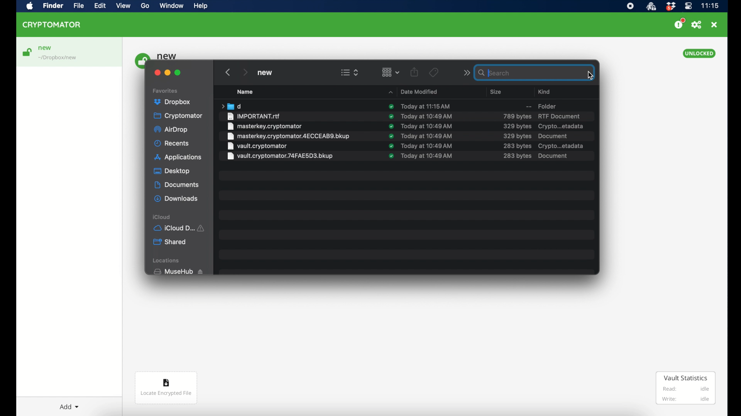  What do you see at coordinates (166, 91) in the screenshot?
I see `favorites` at bounding box center [166, 91].